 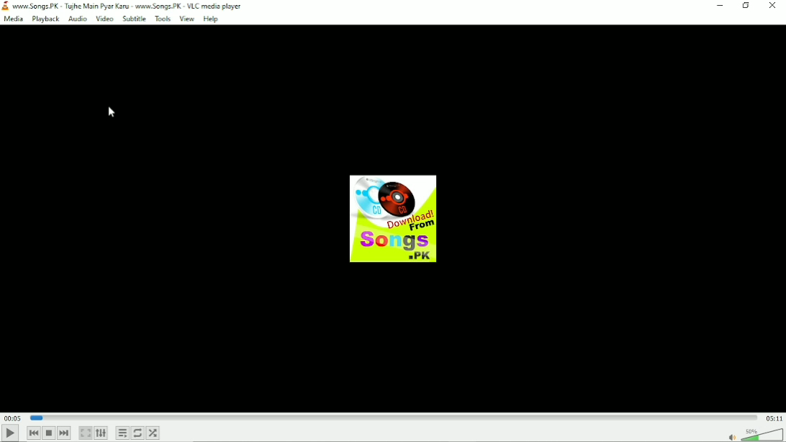 I want to click on www.songs PK - Tuhe Man Pyar Karu - www. Songs FE - VLC med player, so click(x=132, y=6).